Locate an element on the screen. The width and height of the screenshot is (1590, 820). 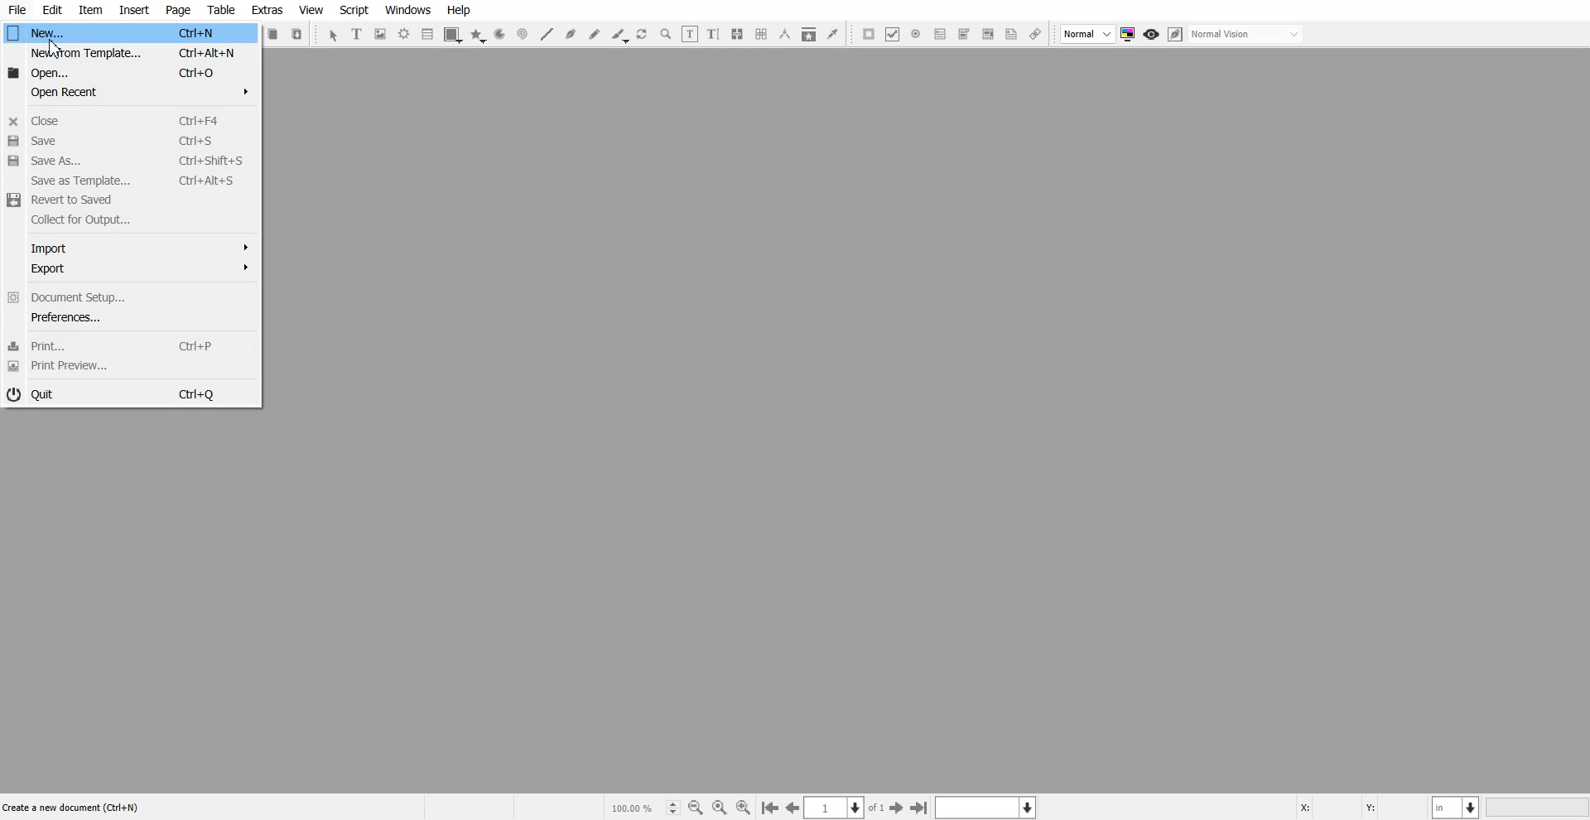
Select the current layer is located at coordinates (988, 807).